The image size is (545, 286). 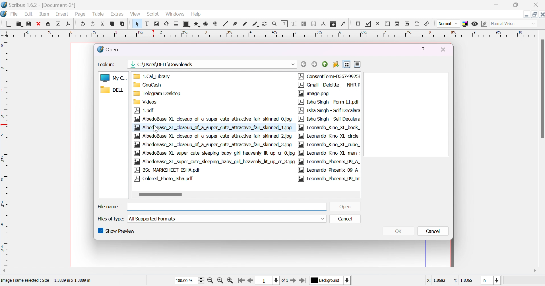 I want to click on normal vision, so click(x=513, y=24).